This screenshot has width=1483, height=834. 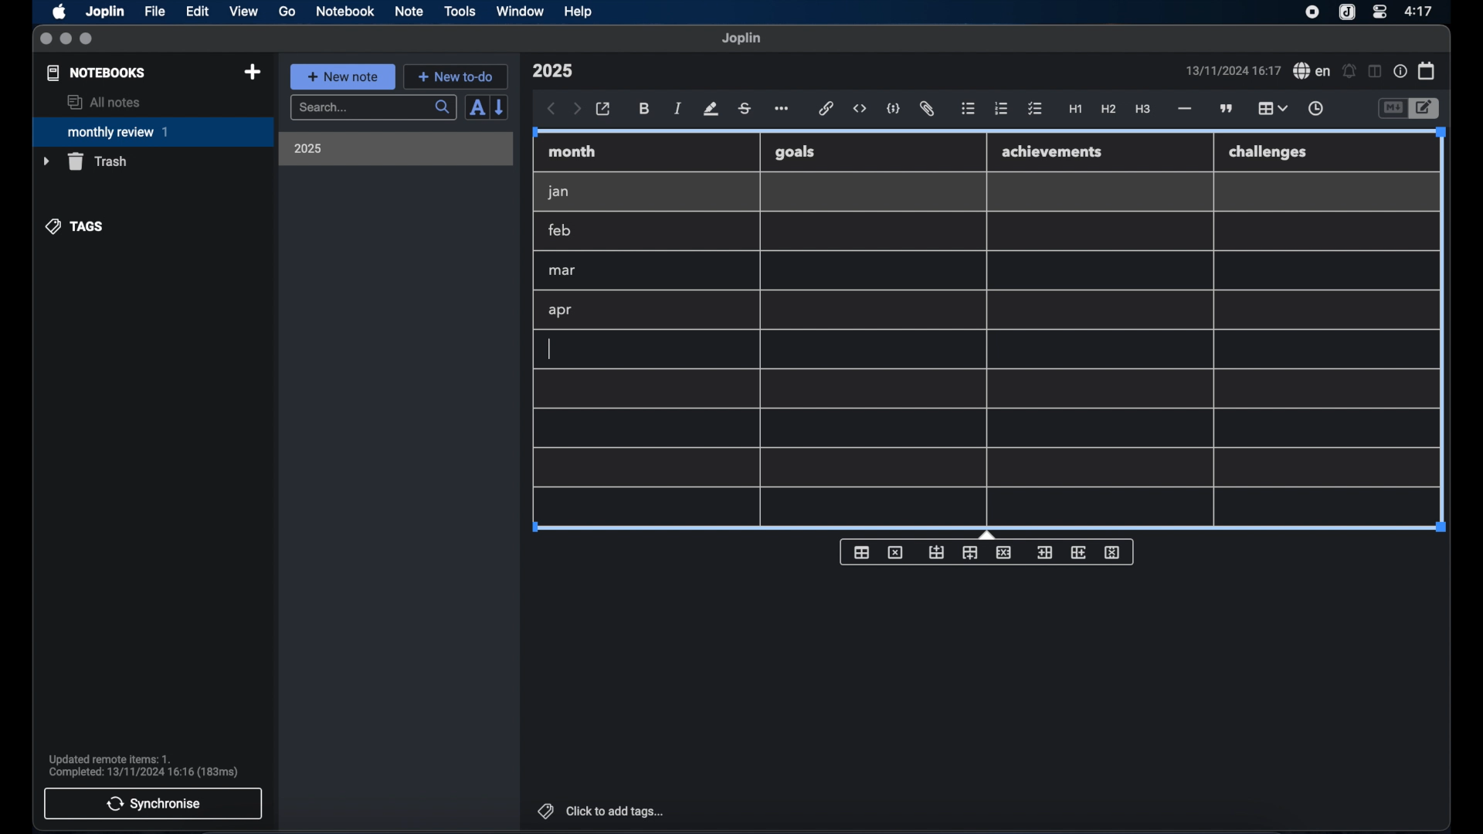 I want to click on control center, so click(x=1379, y=11).